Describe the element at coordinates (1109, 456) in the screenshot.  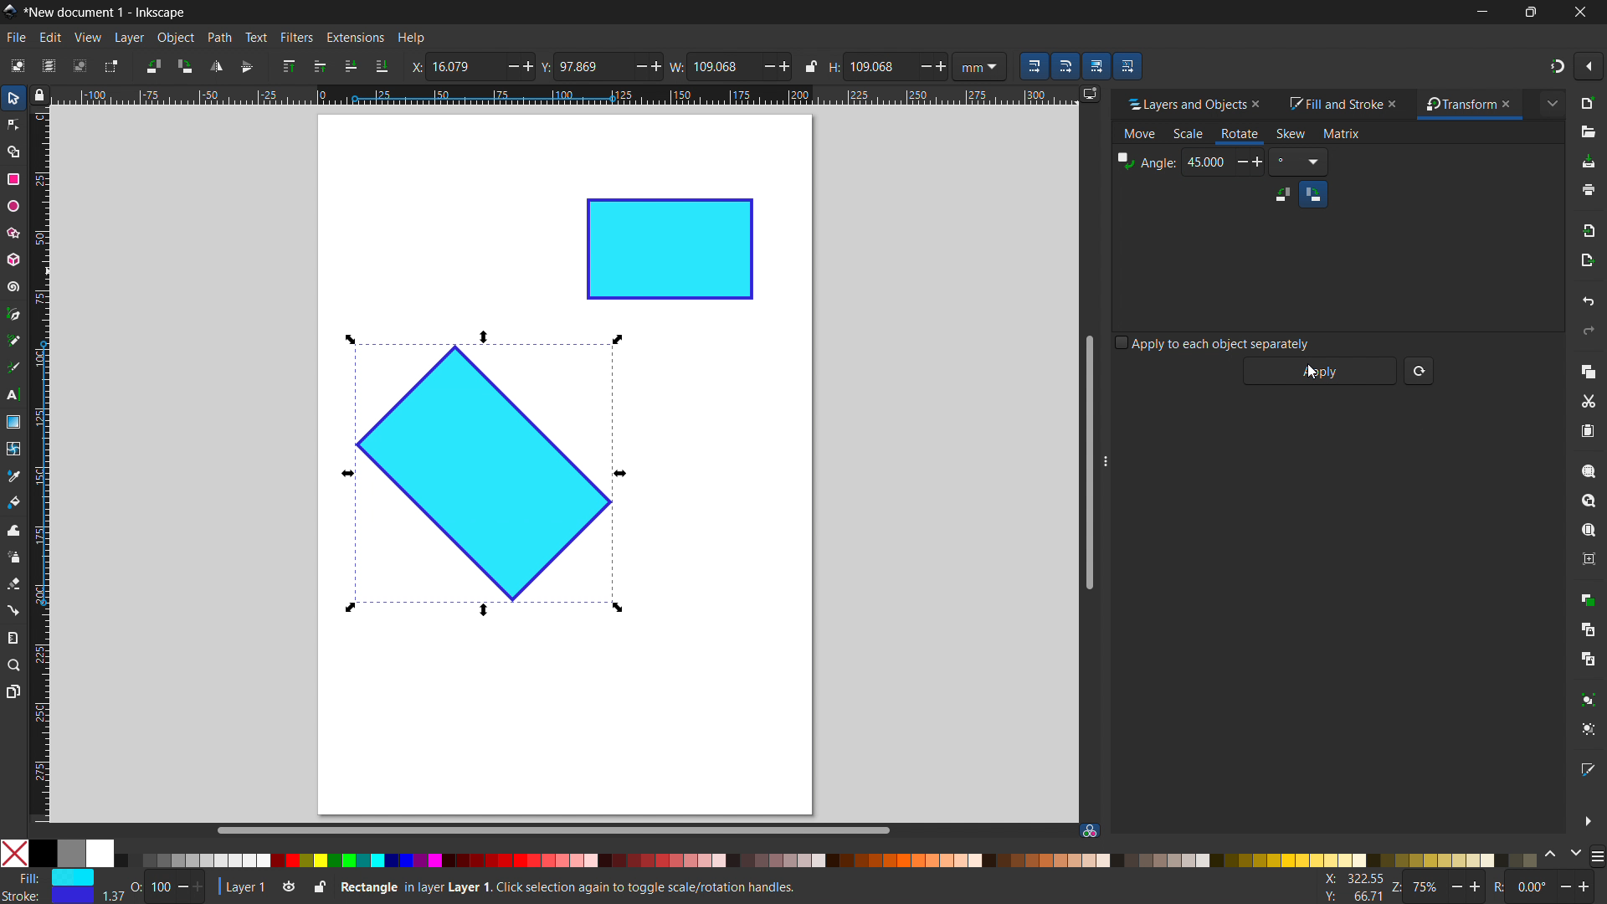
I see `resize` at that location.